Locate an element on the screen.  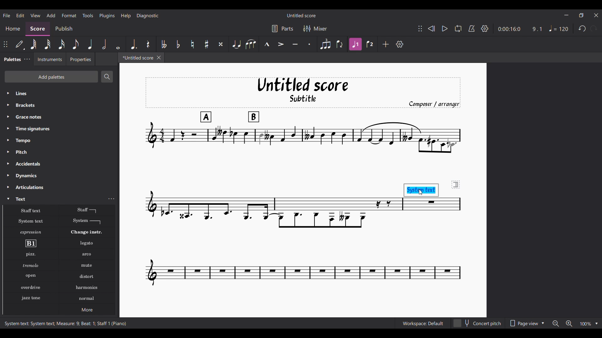
Concert pitch toggle is located at coordinates (478, 323).